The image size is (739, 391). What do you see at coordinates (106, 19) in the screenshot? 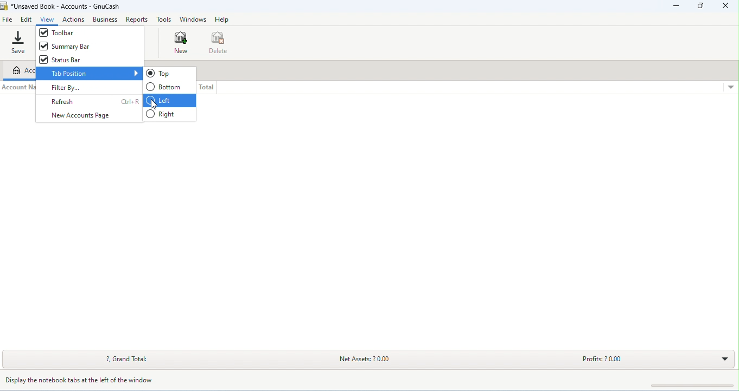
I see `business` at bounding box center [106, 19].